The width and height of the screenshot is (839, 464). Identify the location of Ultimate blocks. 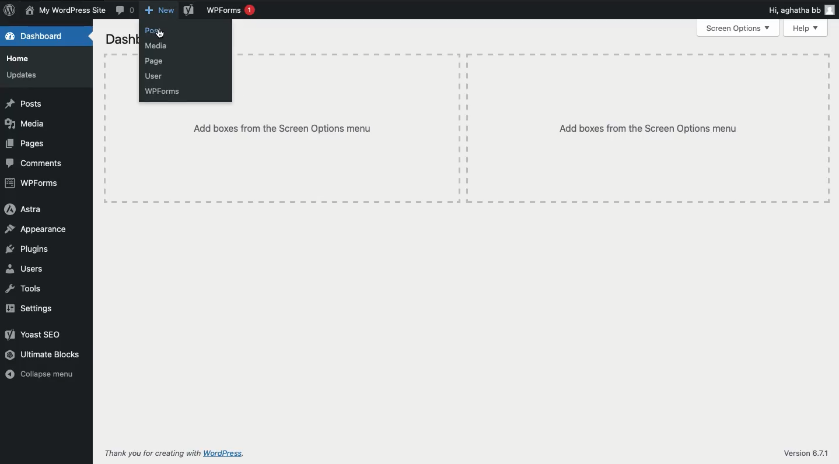
(43, 355).